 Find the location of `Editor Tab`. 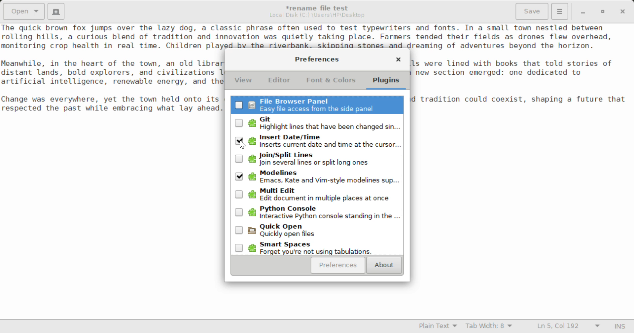

Editor Tab is located at coordinates (281, 82).